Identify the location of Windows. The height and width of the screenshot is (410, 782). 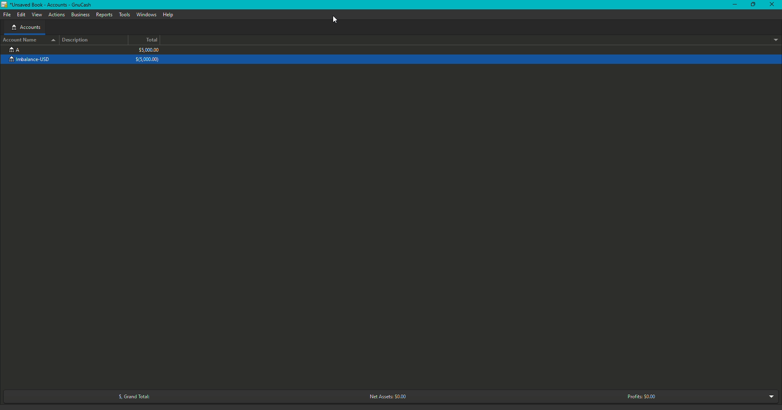
(146, 15).